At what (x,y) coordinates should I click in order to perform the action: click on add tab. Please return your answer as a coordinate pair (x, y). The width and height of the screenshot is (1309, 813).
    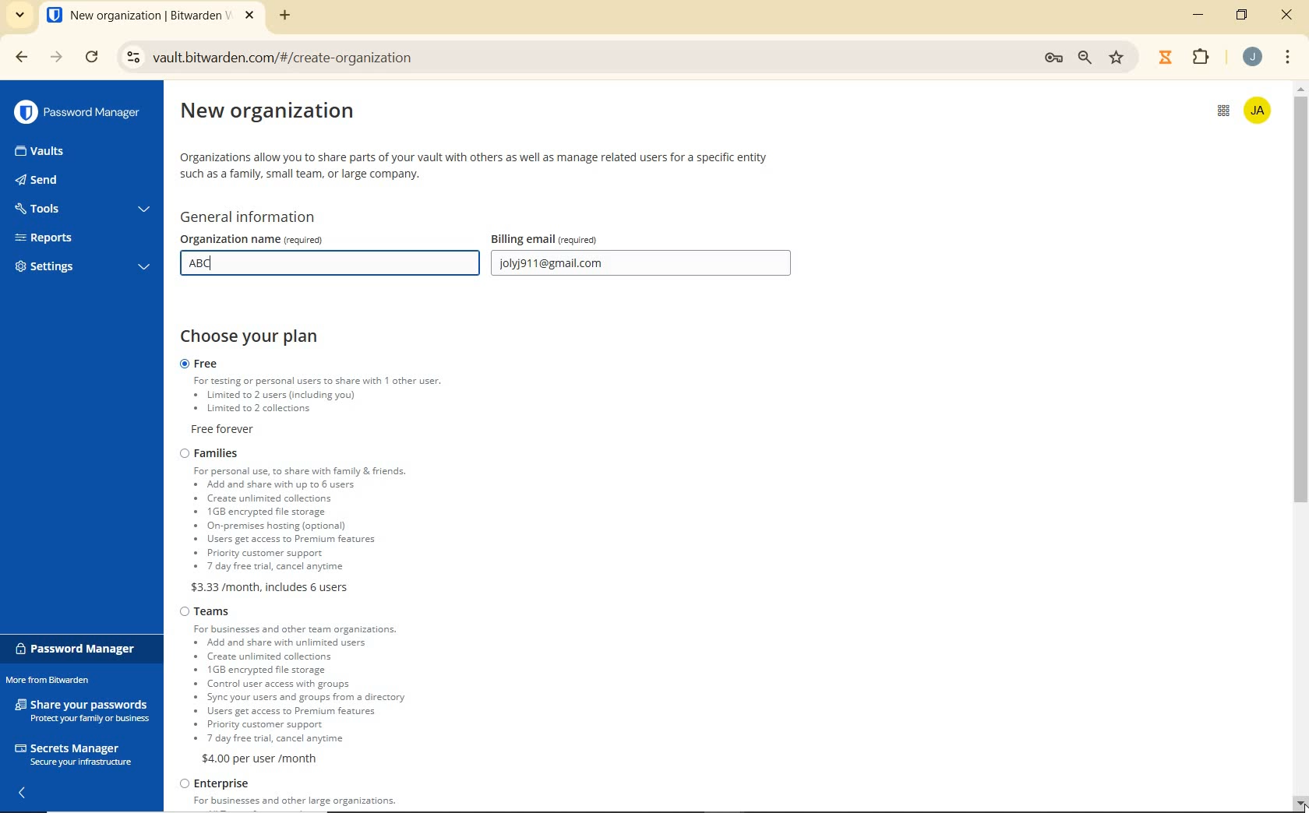
    Looking at the image, I should click on (285, 15).